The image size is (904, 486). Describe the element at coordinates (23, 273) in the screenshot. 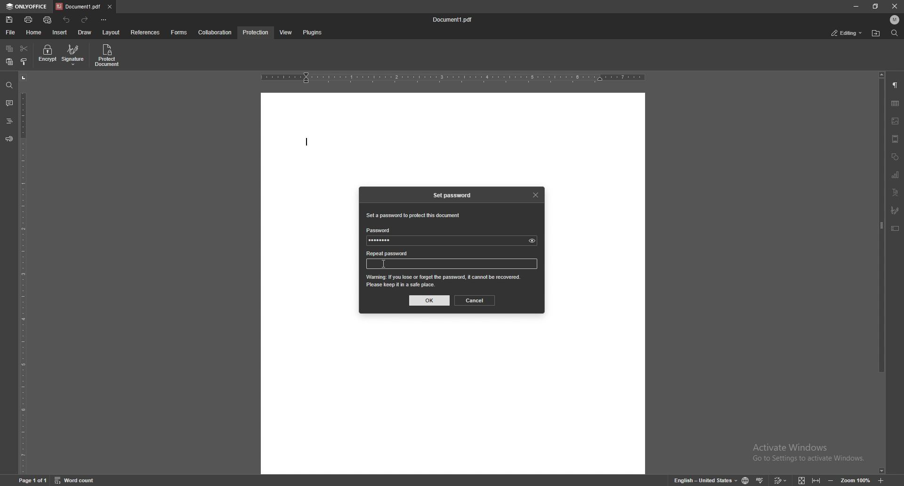

I see `vertical scale` at that location.